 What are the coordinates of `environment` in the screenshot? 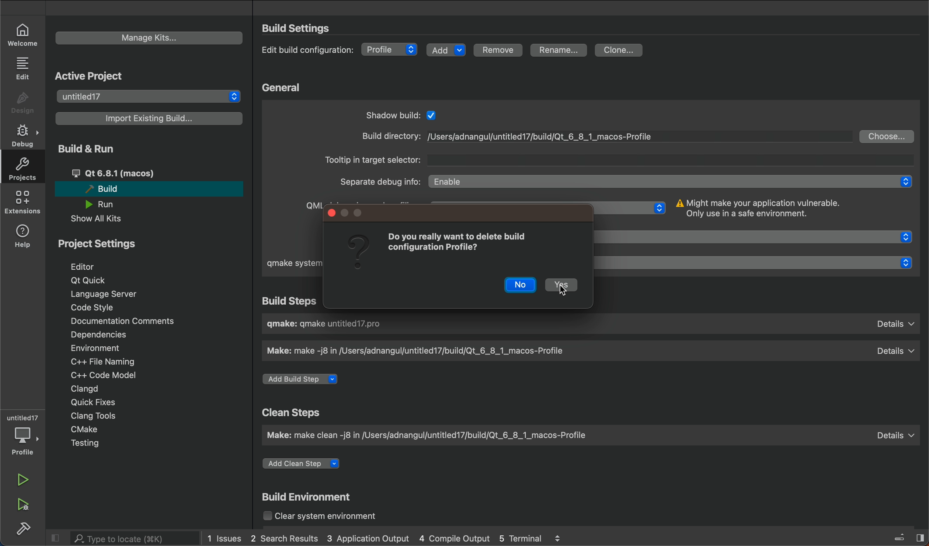 It's located at (106, 347).